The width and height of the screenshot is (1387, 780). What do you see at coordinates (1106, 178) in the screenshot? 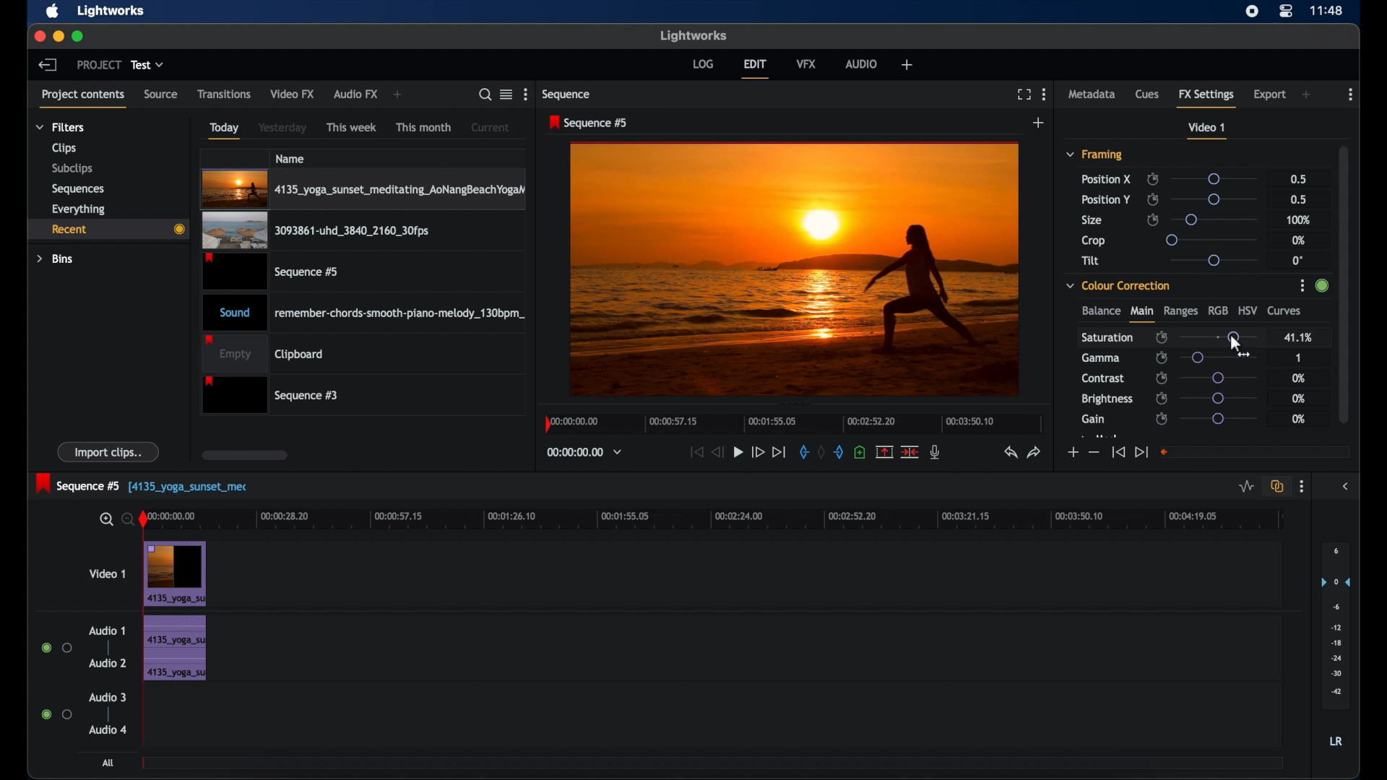
I see `position x` at bounding box center [1106, 178].